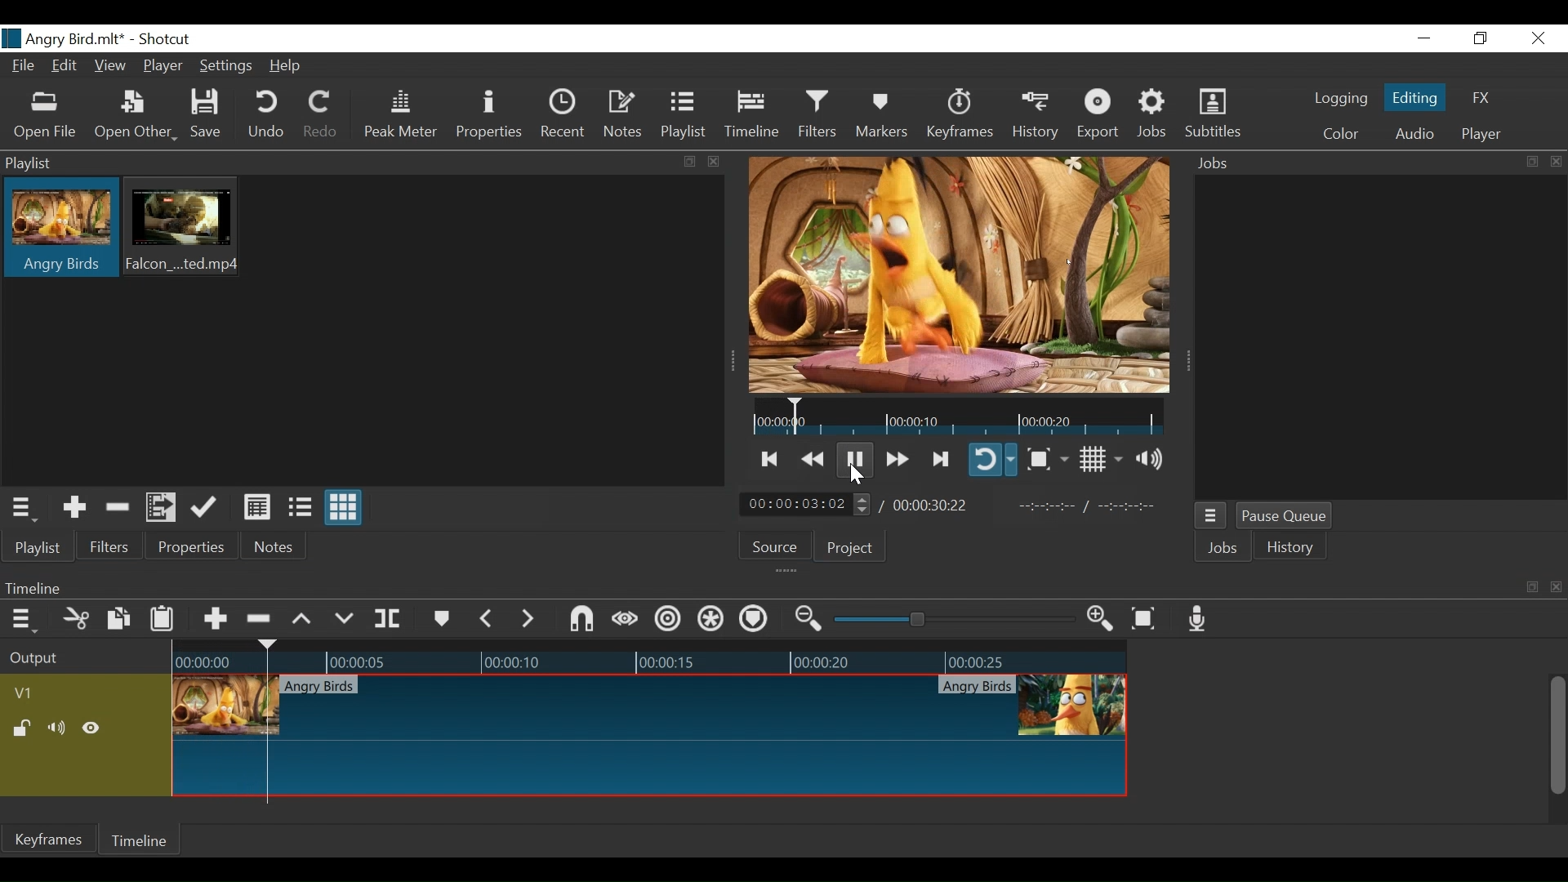 This screenshot has height=882, width=1568. Describe the element at coordinates (345, 509) in the screenshot. I see `View as icons` at that location.